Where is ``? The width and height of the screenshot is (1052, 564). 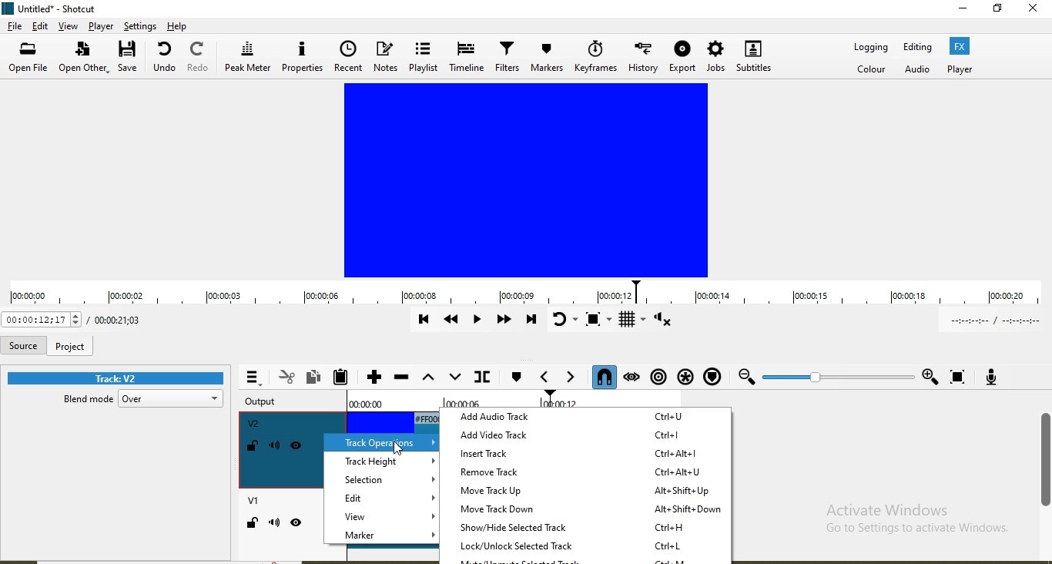
 is located at coordinates (256, 377).